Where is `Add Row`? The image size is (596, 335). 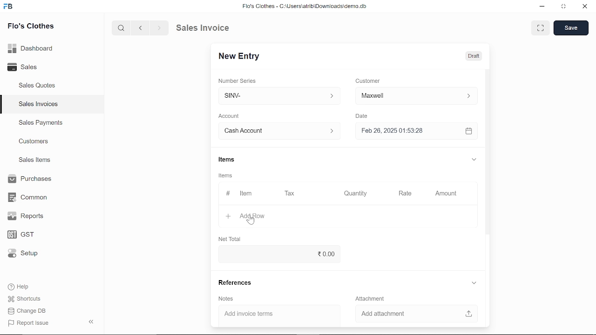 Add Row is located at coordinates (246, 216).